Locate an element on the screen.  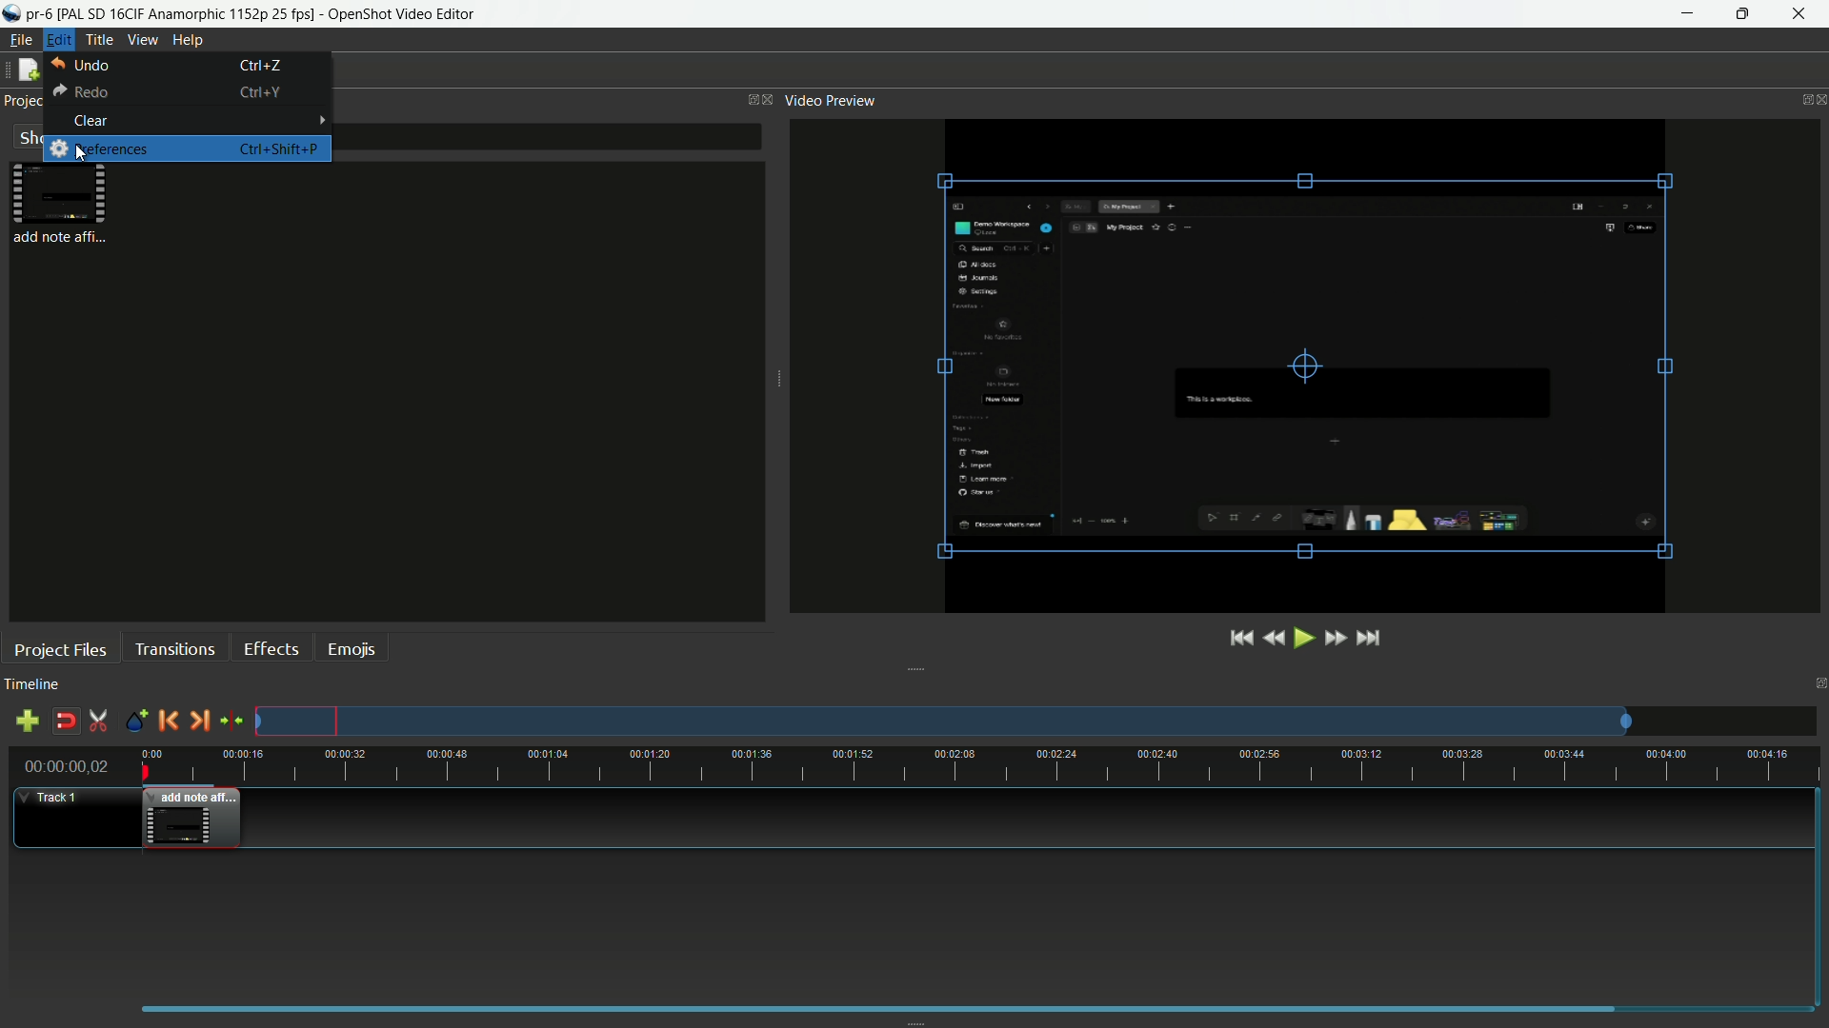
app icon is located at coordinates (11, 15).